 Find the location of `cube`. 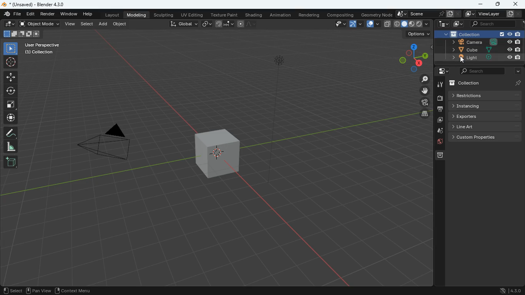

cube is located at coordinates (481, 50).